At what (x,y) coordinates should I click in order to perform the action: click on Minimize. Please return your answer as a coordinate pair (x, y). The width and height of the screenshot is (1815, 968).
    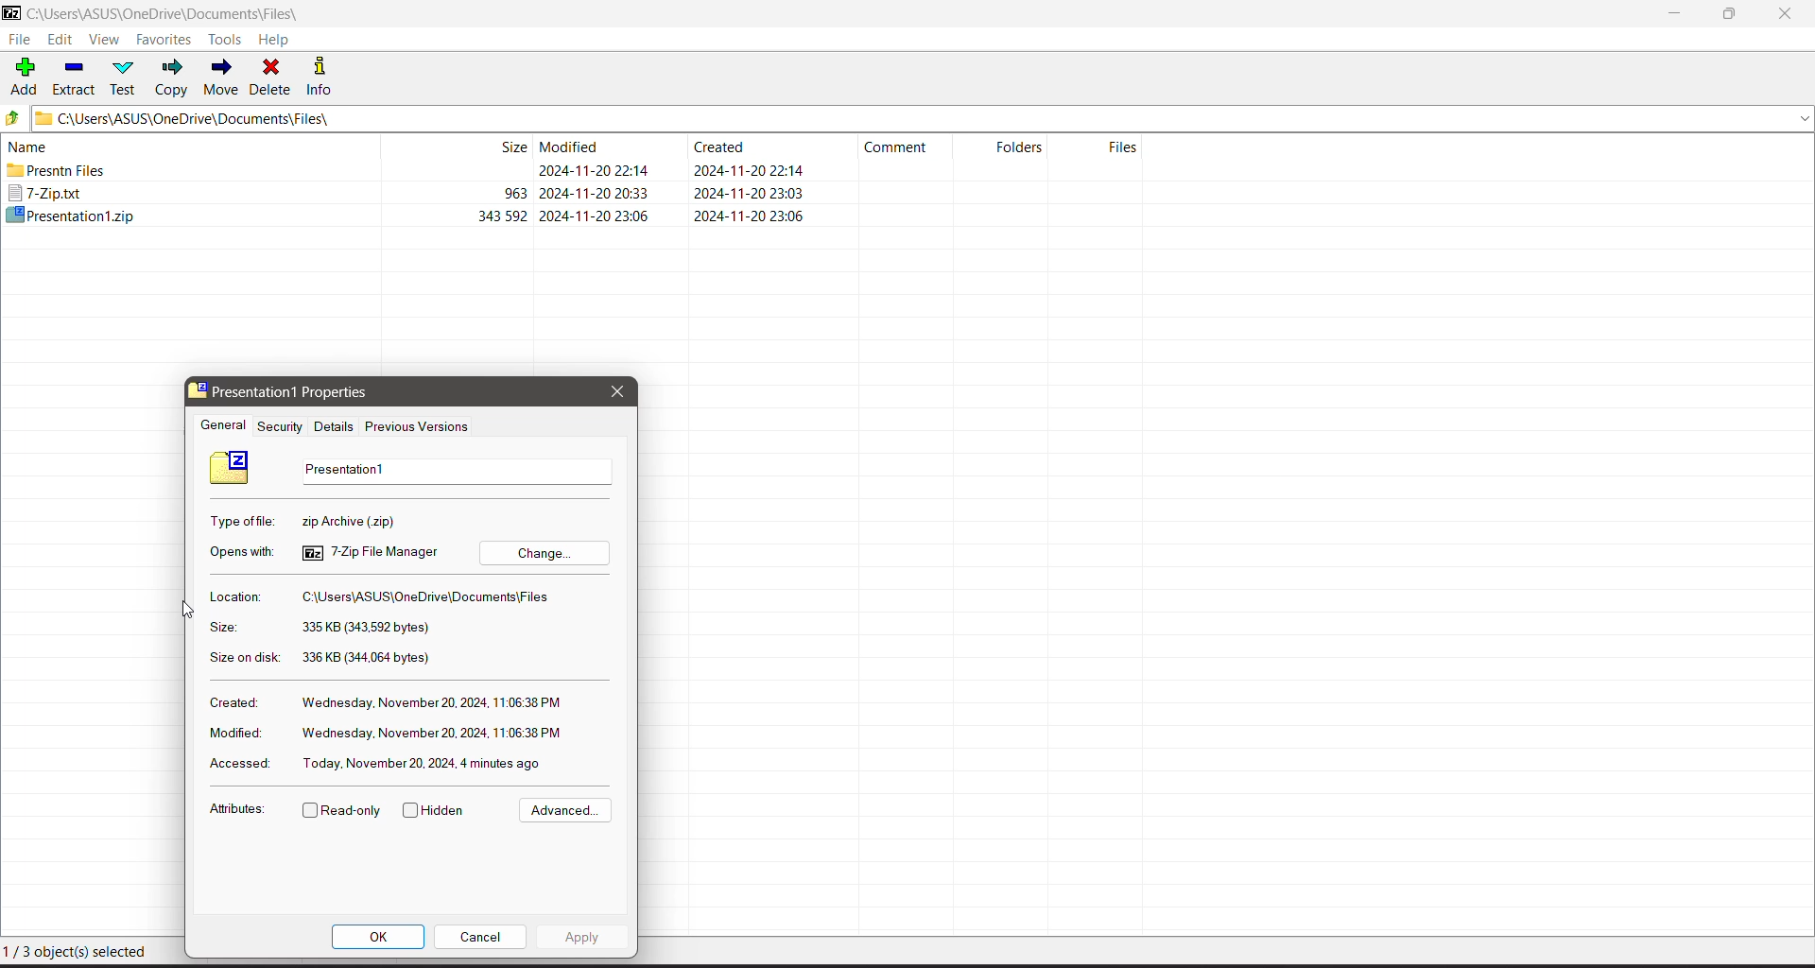
    Looking at the image, I should click on (1675, 14).